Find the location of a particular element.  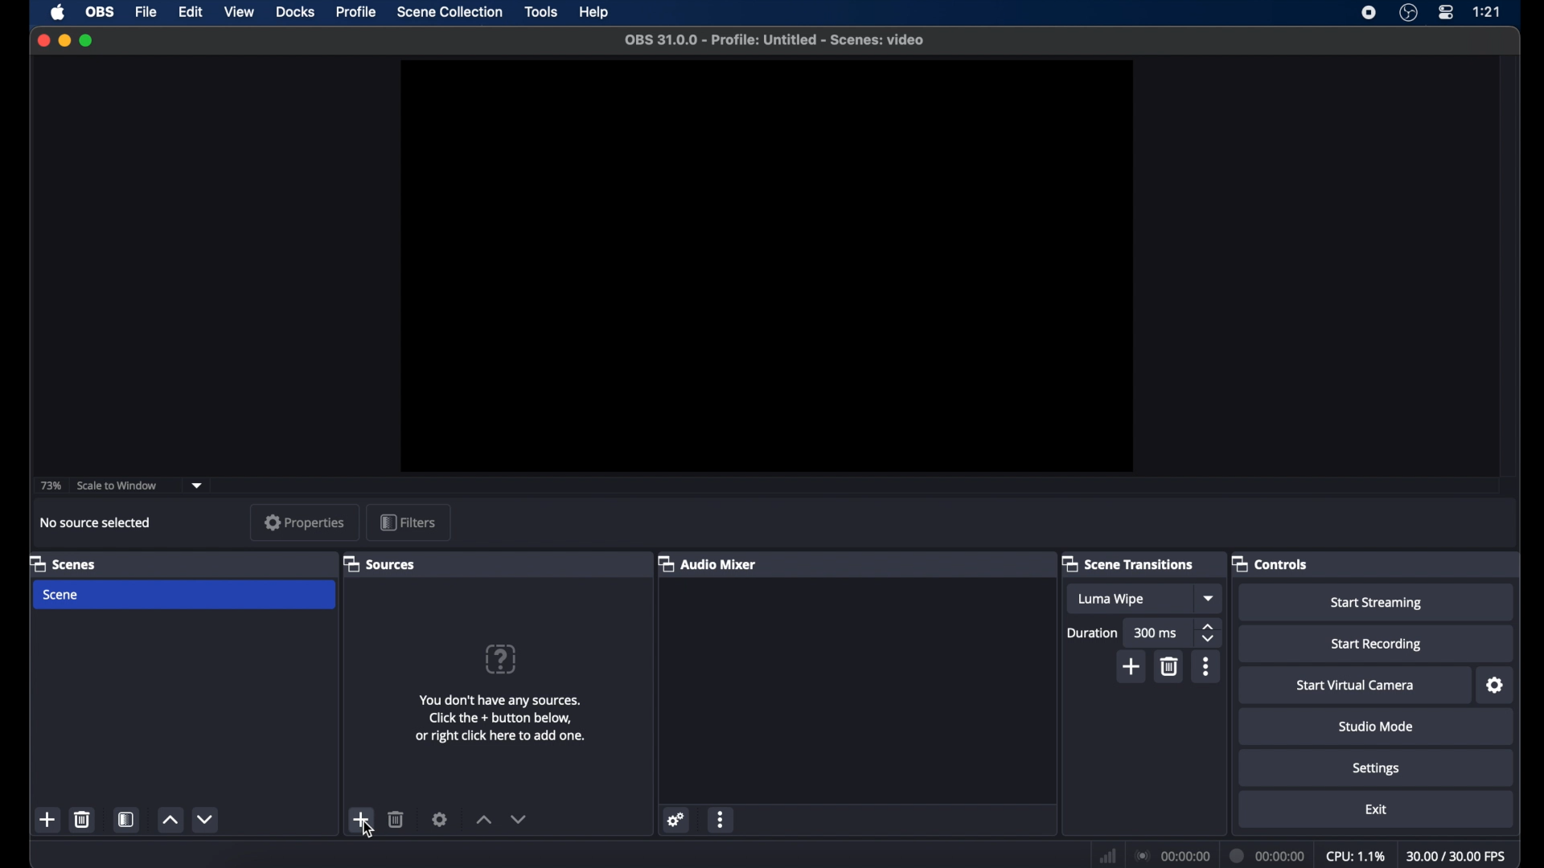

minimize is located at coordinates (64, 40).